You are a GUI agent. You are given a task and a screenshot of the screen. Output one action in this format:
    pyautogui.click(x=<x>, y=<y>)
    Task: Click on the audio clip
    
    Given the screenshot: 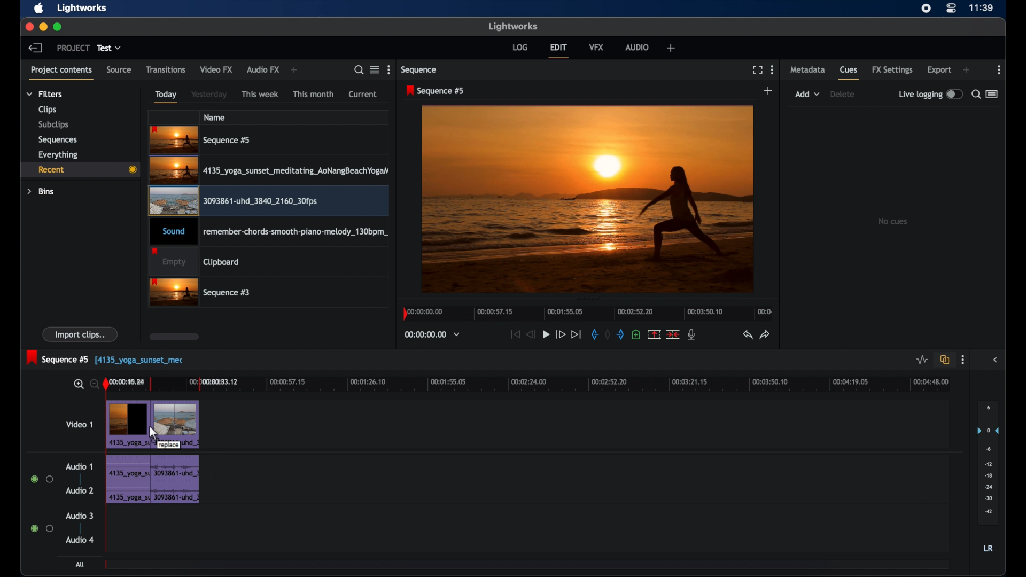 What is the action you would take?
    pyautogui.click(x=267, y=232)
    